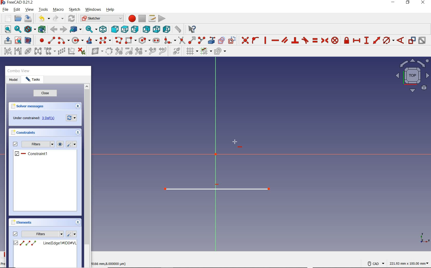 Image resolution: width=431 pixels, height=268 pixels. What do you see at coordinates (72, 19) in the screenshot?
I see `REFRESH` at bounding box center [72, 19].